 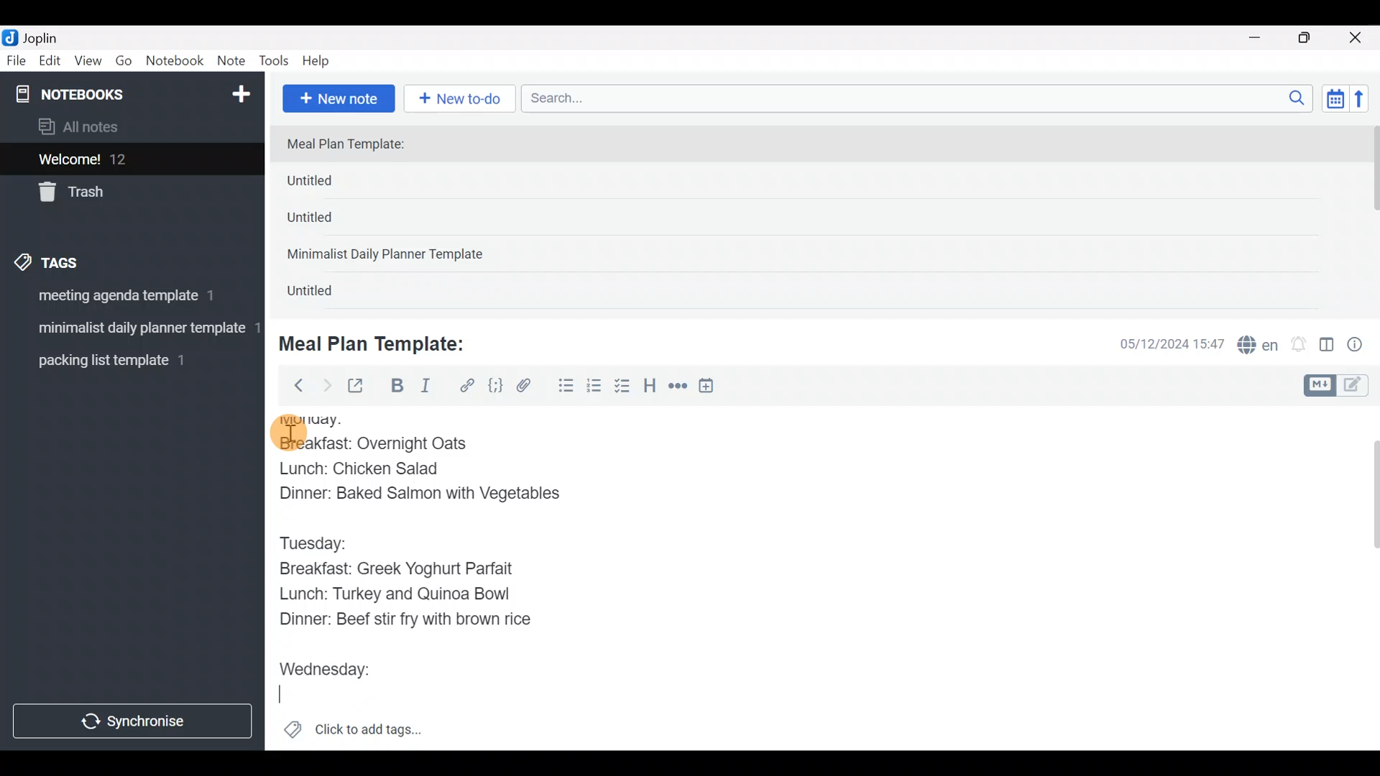 I want to click on All notes, so click(x=129, y=128).